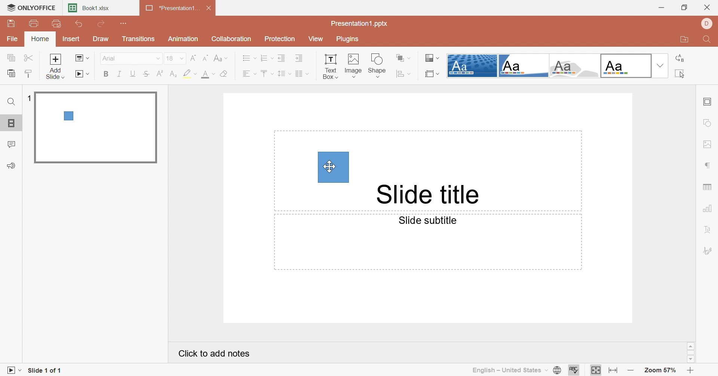 The height and width of the screenshot is (376, 718). Describe the element at coordinates (709, 251) in the screenshot. I see `Signature settings` at that location.